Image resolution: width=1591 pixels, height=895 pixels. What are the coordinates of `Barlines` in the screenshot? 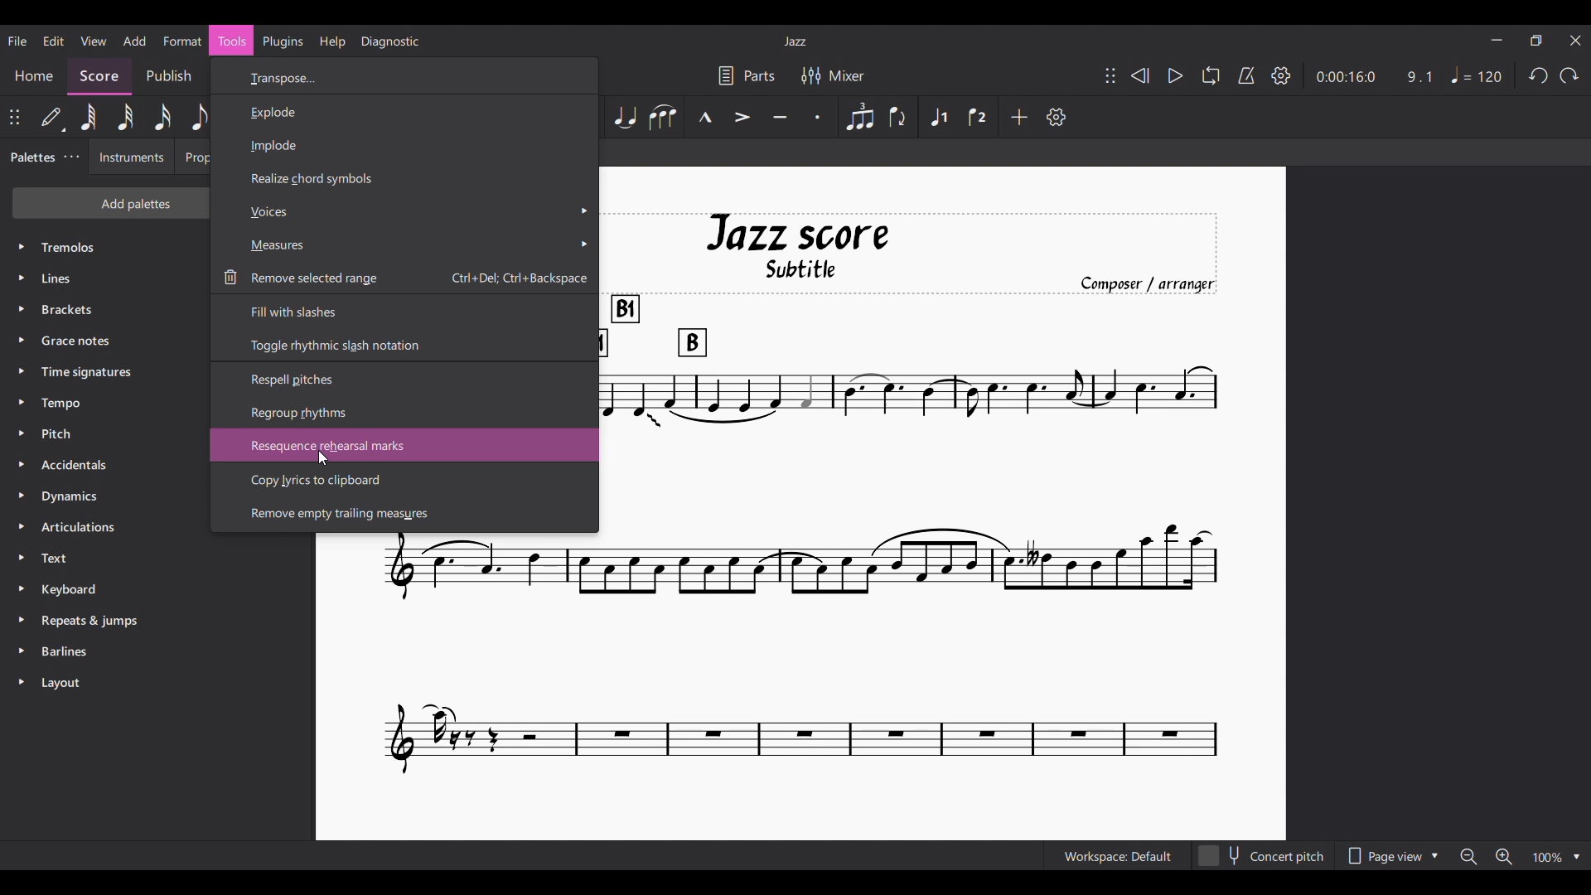 It's located at (157, 651).